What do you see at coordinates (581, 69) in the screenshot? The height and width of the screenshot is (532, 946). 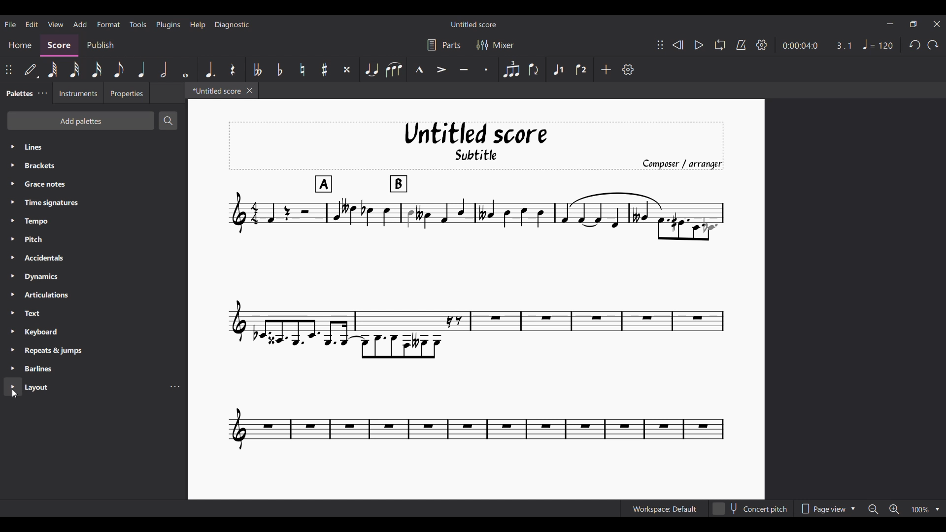 I see `Voice 2` at bounding box center [581, 69].